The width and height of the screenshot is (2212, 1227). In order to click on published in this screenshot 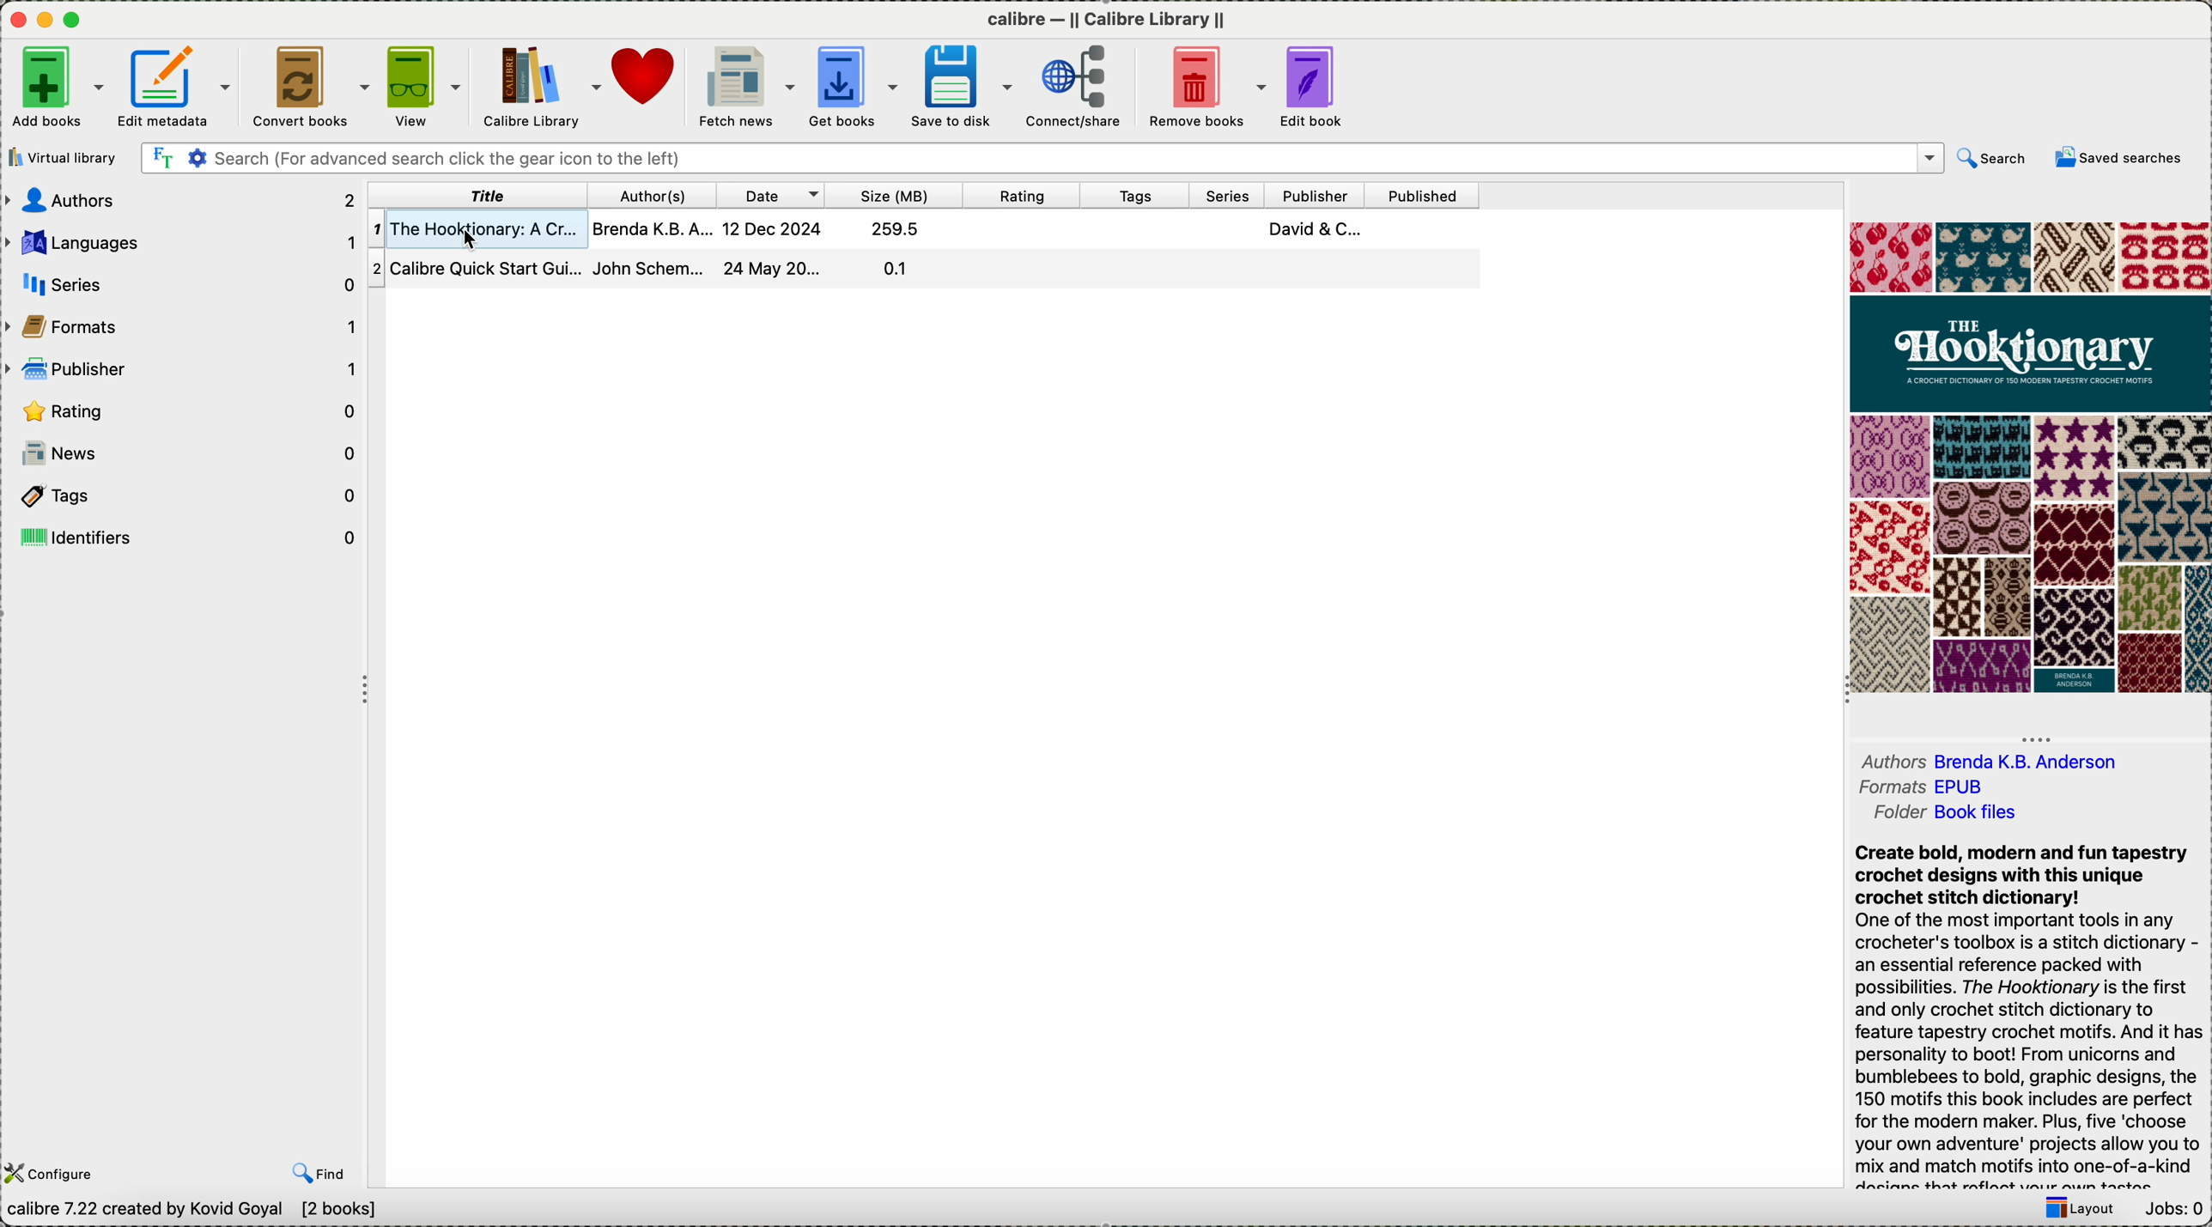, I will do `click(1424, 195)`.